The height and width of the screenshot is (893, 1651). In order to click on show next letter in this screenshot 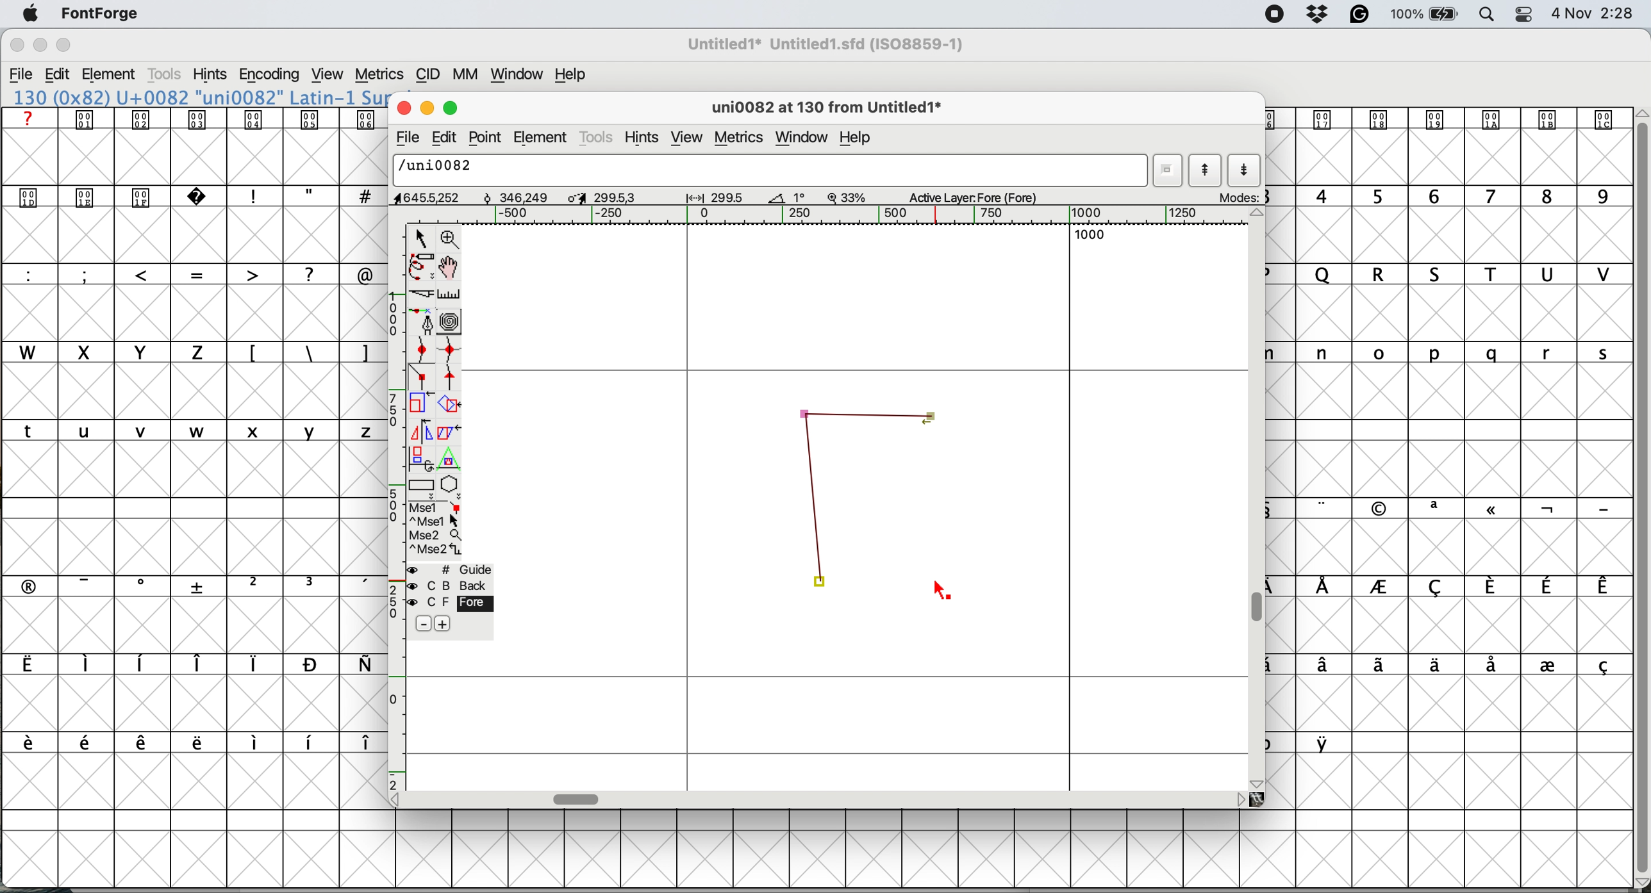, I will do `click(1245, 170)`.